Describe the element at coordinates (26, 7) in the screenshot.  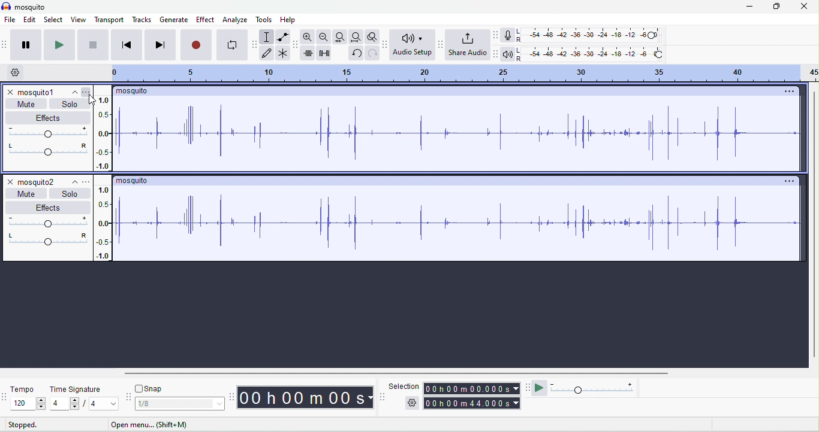
I see `mosquito` at that location.